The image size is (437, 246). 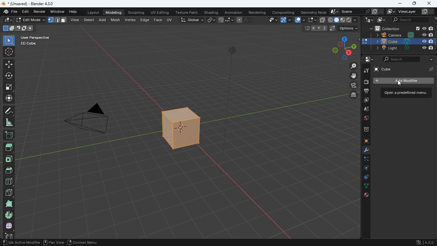 I want to click on drog, so click(x=364, y=109).